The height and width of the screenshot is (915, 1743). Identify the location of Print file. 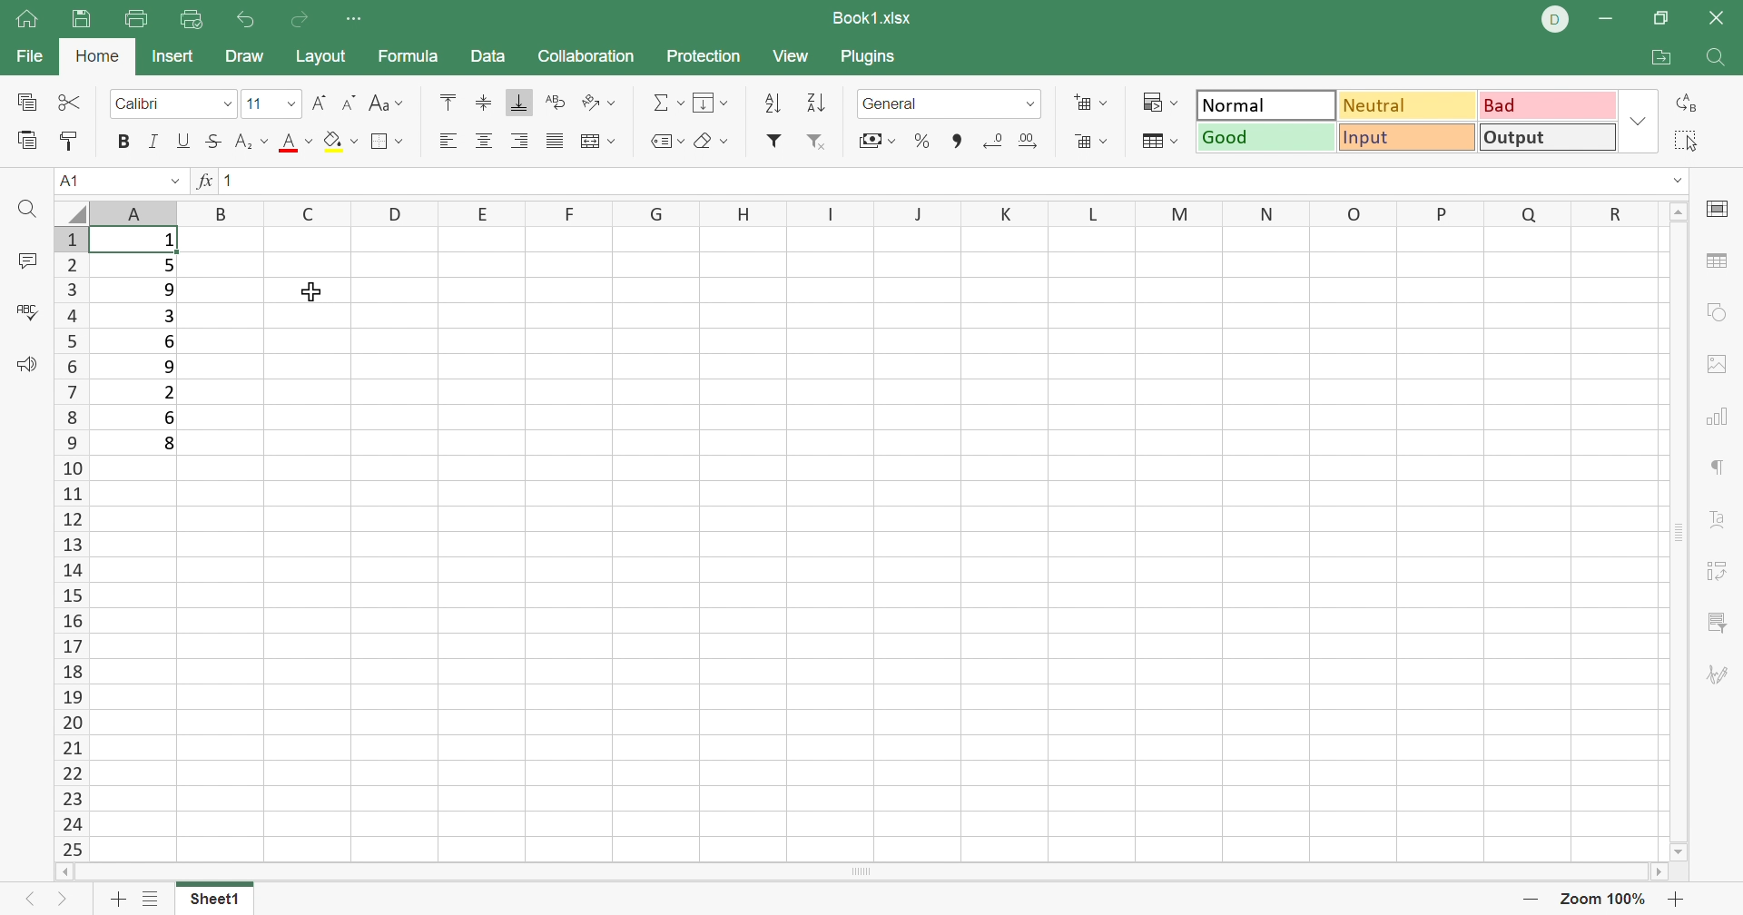
(135, 18).